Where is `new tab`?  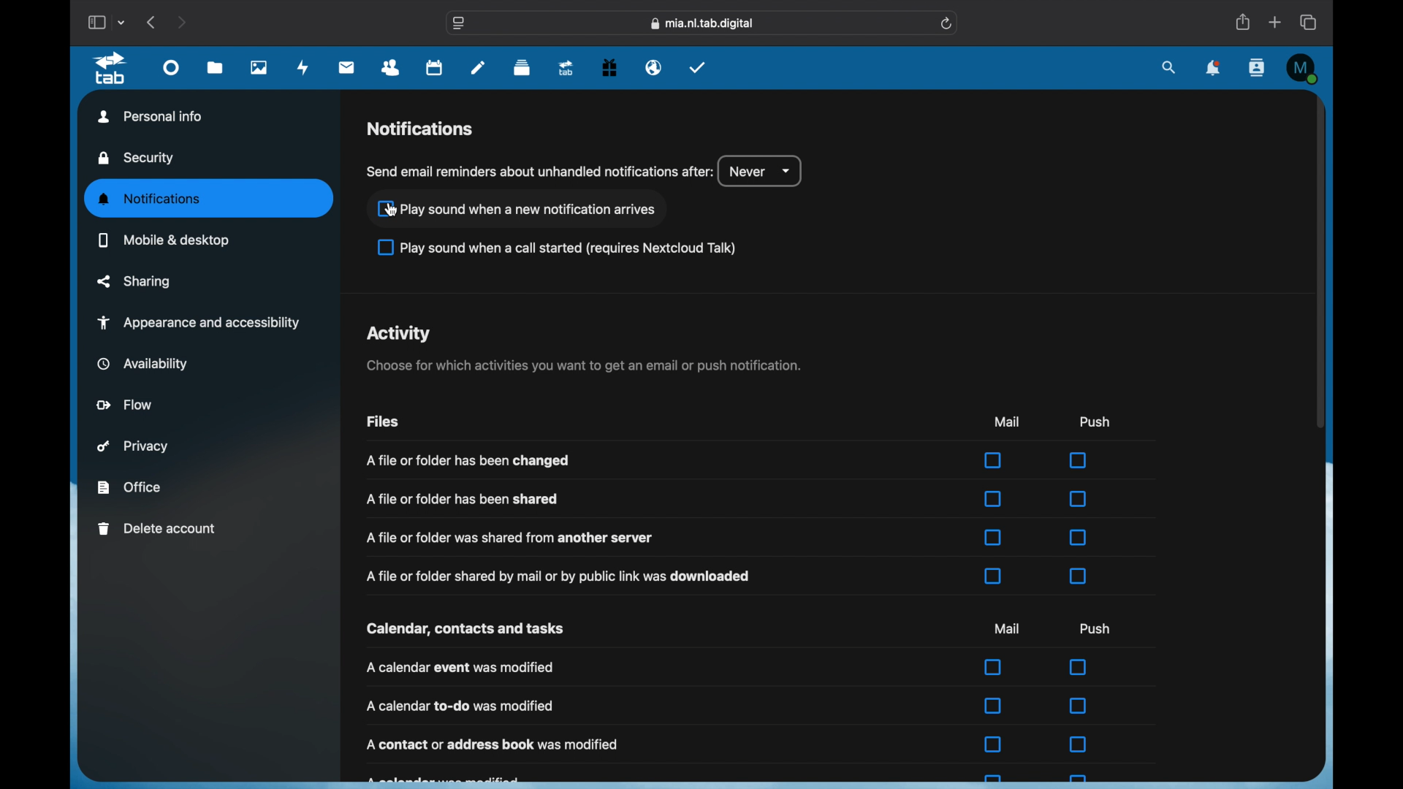 new tab is located at coordinates (1275, 22).